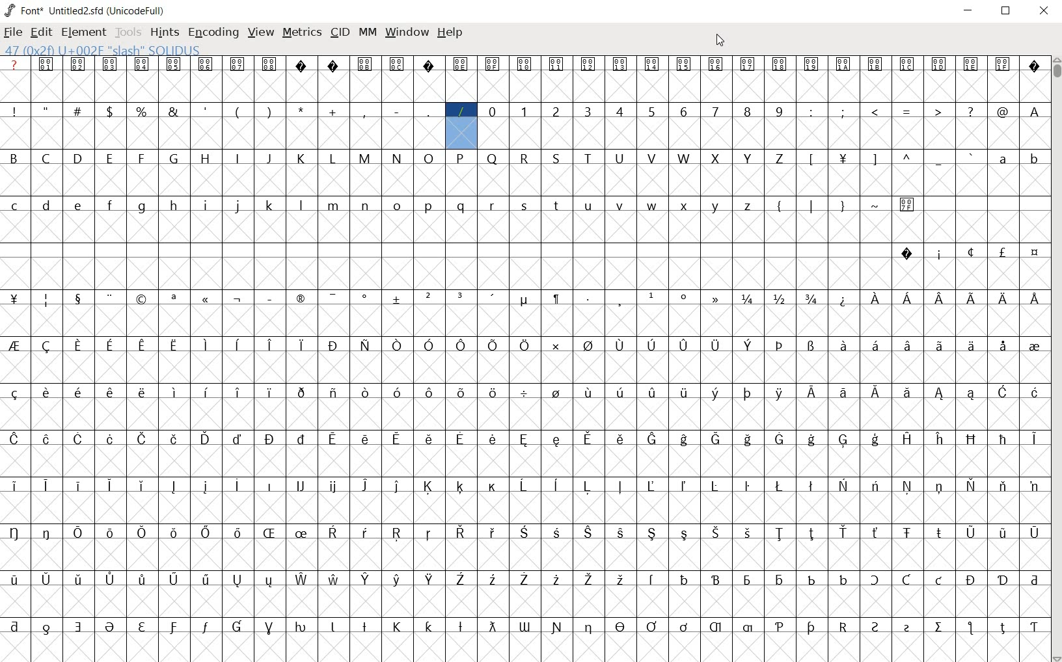 Image resolution: width=1062 pixels, height=662 pixels. What do you see at coordinates (397, 579) in the screenshot?
I see `glyph` at bounding box center [397, 579].